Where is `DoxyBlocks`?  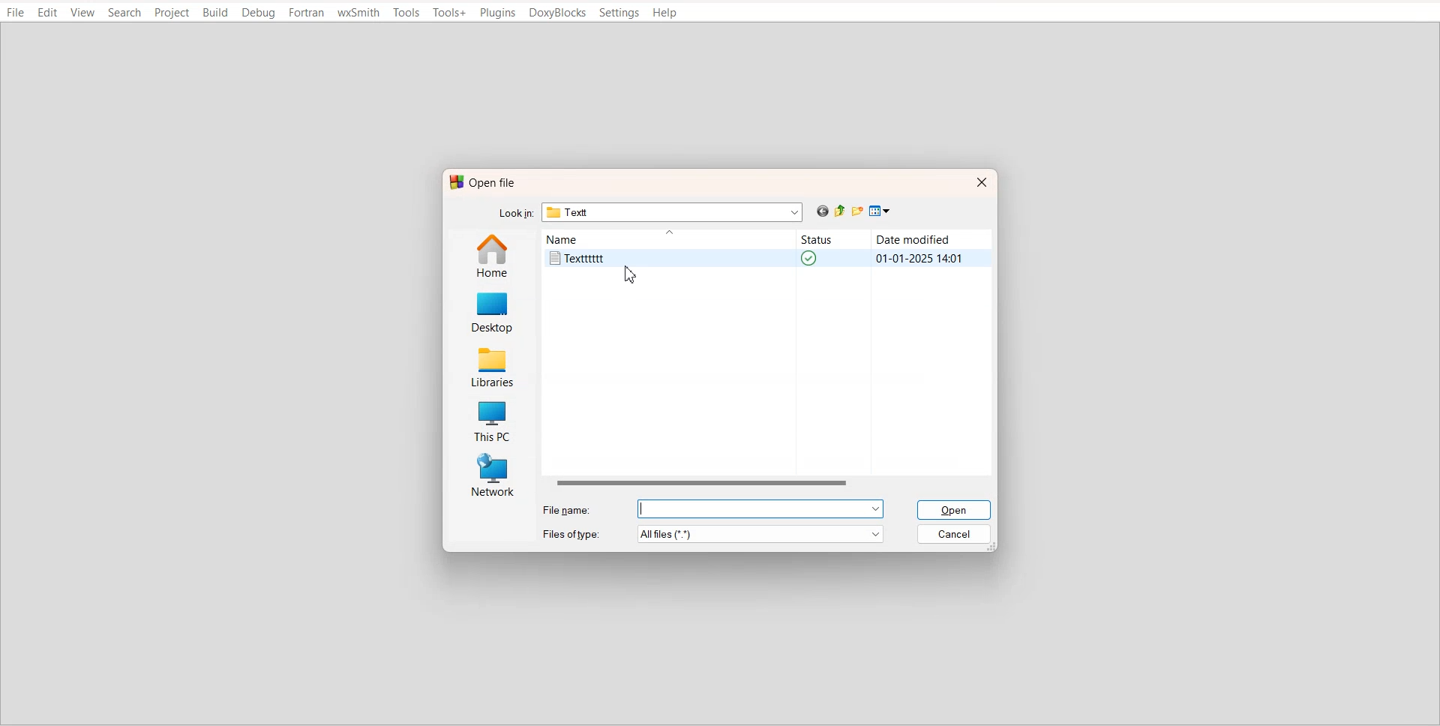 DoxyBlocks is located at coordinates (556, 12).